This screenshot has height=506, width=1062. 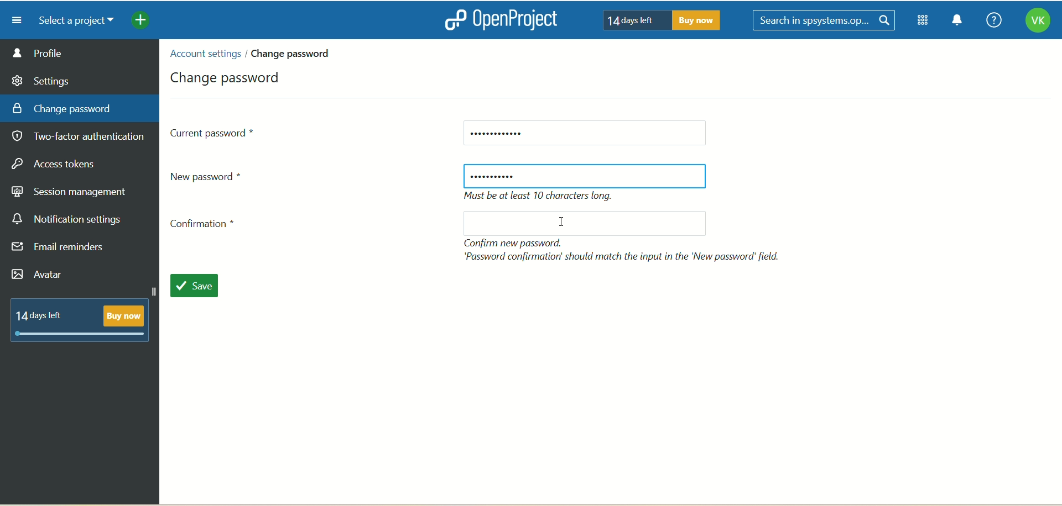 What do you see at coordinates (543, 197) in the screenshot?
I see `text` at bounding box center [543, 197].